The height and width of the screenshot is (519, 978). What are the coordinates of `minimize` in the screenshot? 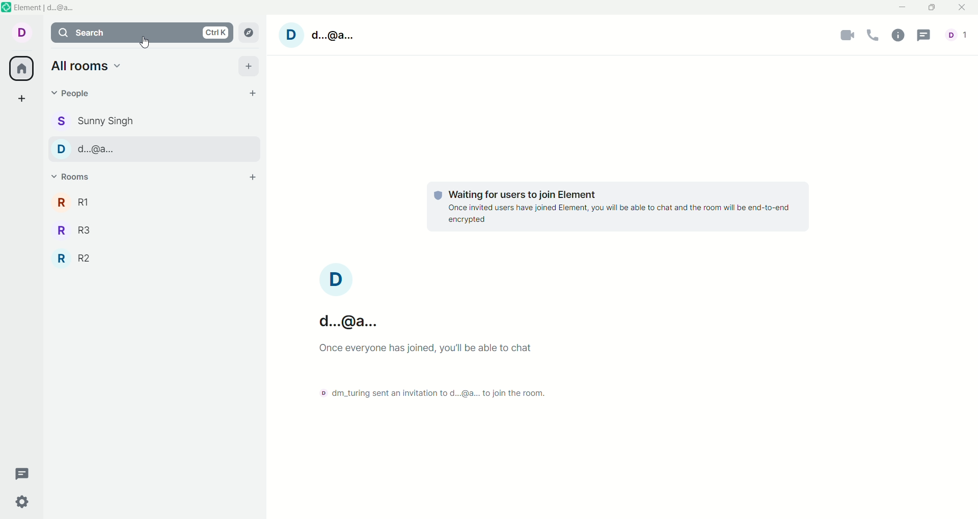 It's located at (904, 6).